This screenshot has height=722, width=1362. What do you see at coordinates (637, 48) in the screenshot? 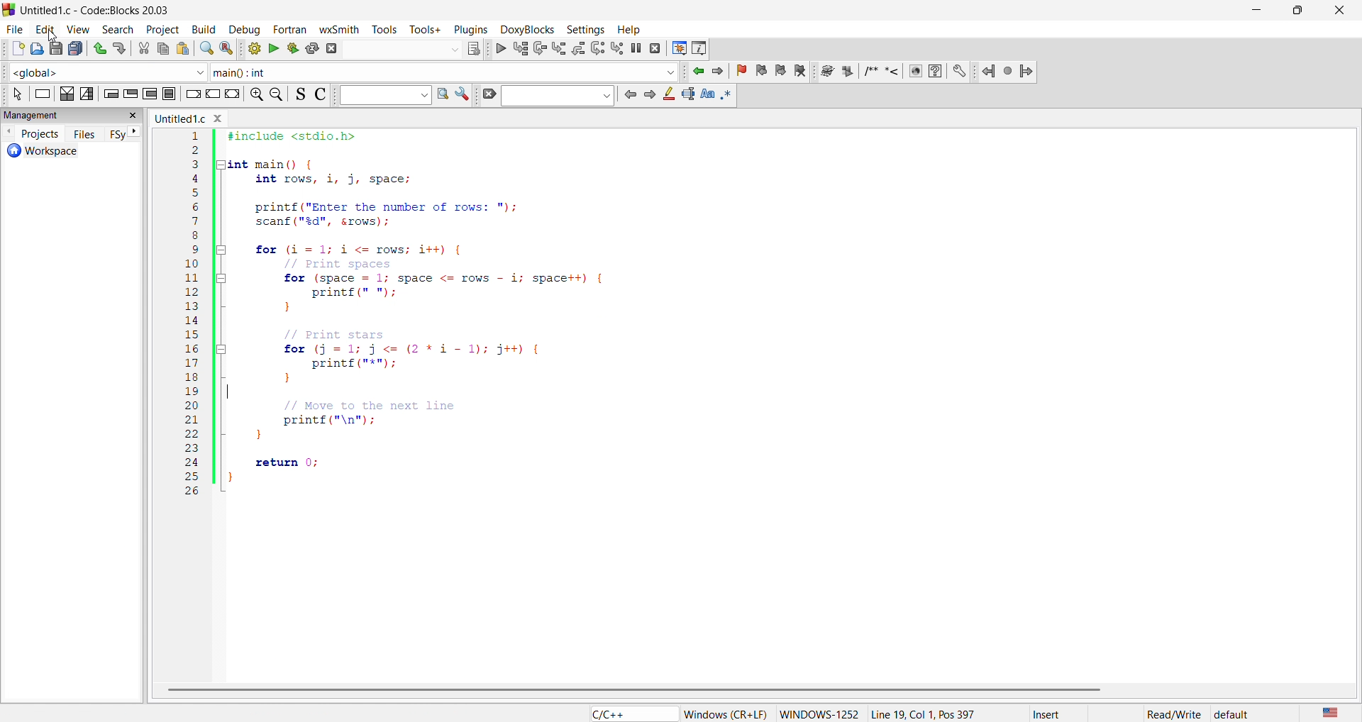
I see `break debugging` at bounding box center [637, 48].